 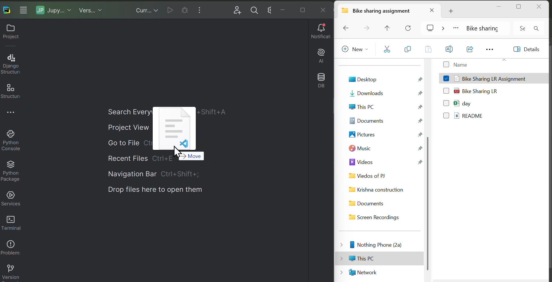 I want to click on This PC, so click(x=384, y=107).